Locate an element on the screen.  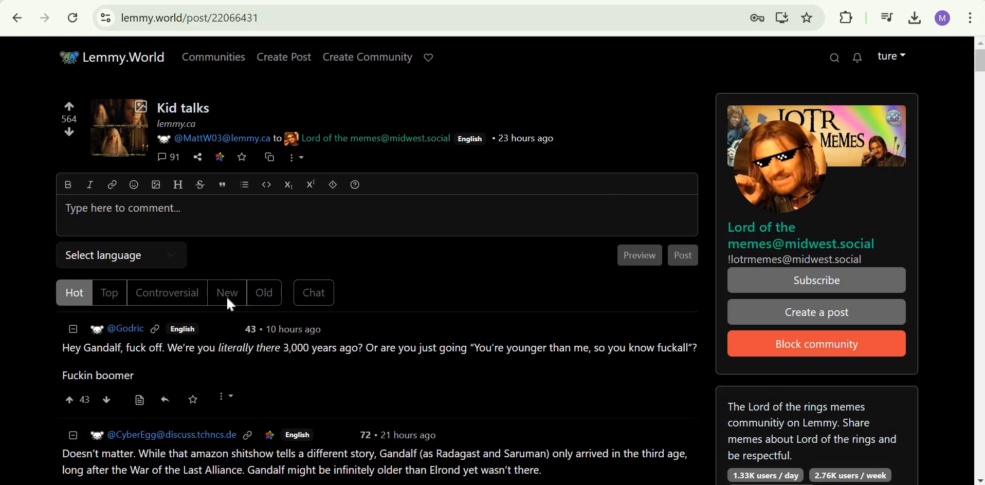
expand here is located at coordinates (122, 127).